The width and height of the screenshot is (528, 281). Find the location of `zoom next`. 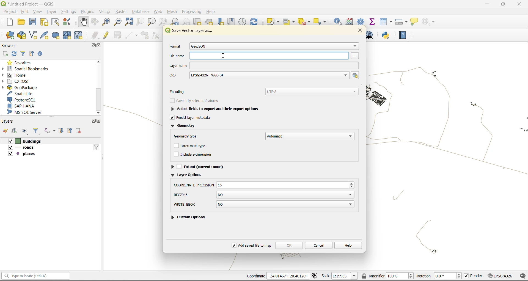

zoom next is located at coordinates (188, 22).